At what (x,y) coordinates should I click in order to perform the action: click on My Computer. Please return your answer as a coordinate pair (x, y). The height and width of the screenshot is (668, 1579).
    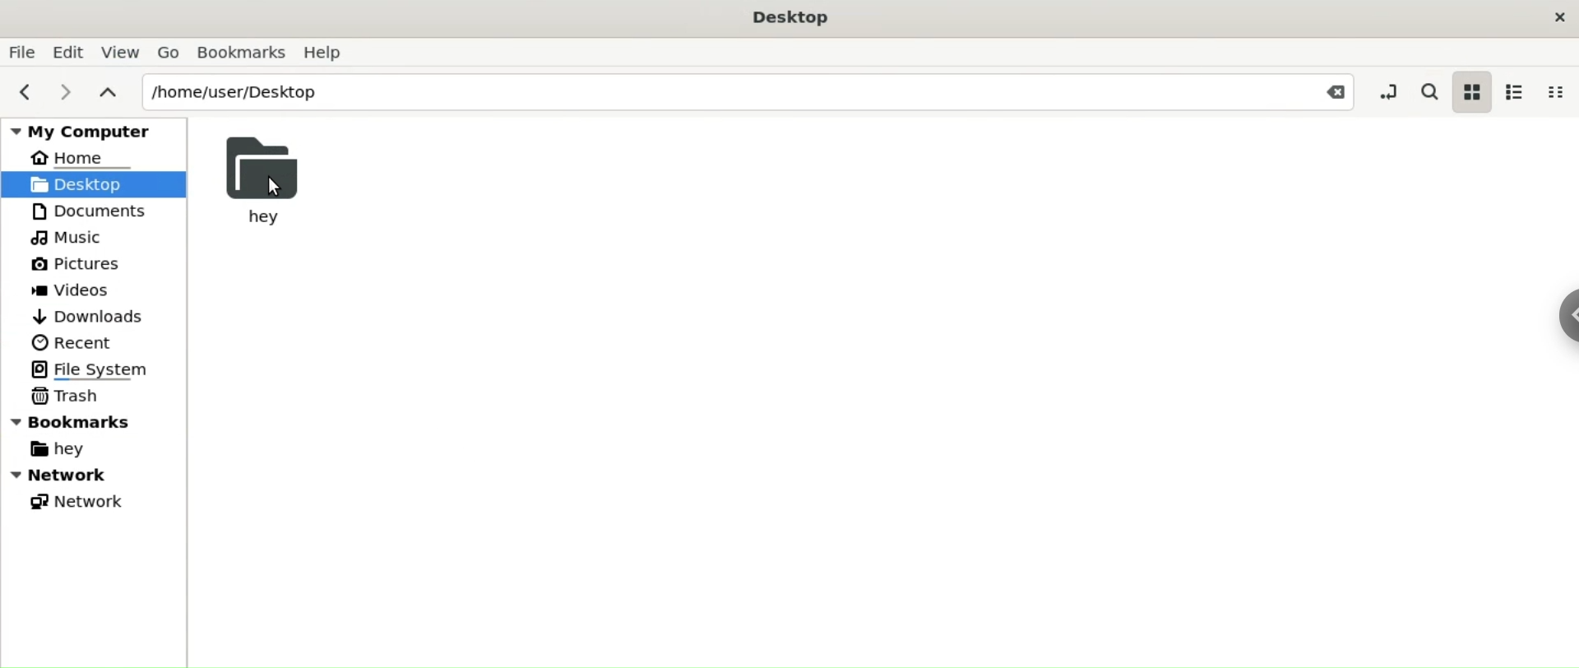
    Looking at the image, I should click on (90, 128).